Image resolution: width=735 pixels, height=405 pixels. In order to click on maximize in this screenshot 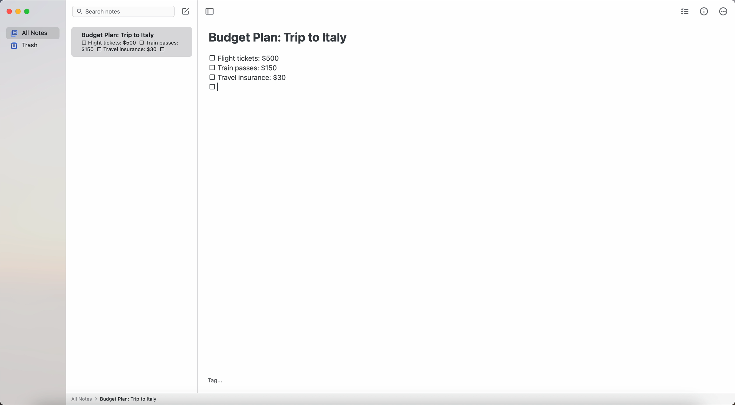, I will do `click(29, 12)`.